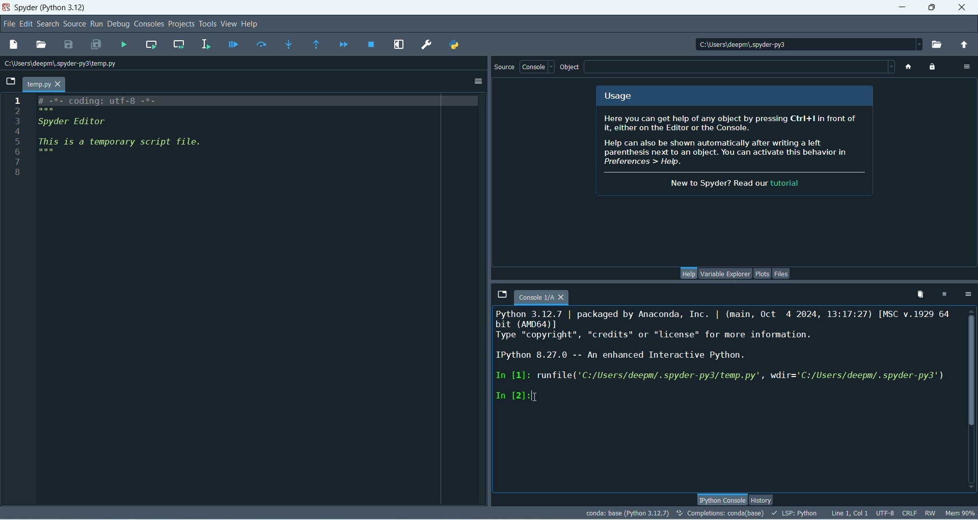 The width and height of the screenshot is (978, 520). What do you see at coordinates (6, 9) in the screenshot?
I see `logo` at bounding box center [6, 9].